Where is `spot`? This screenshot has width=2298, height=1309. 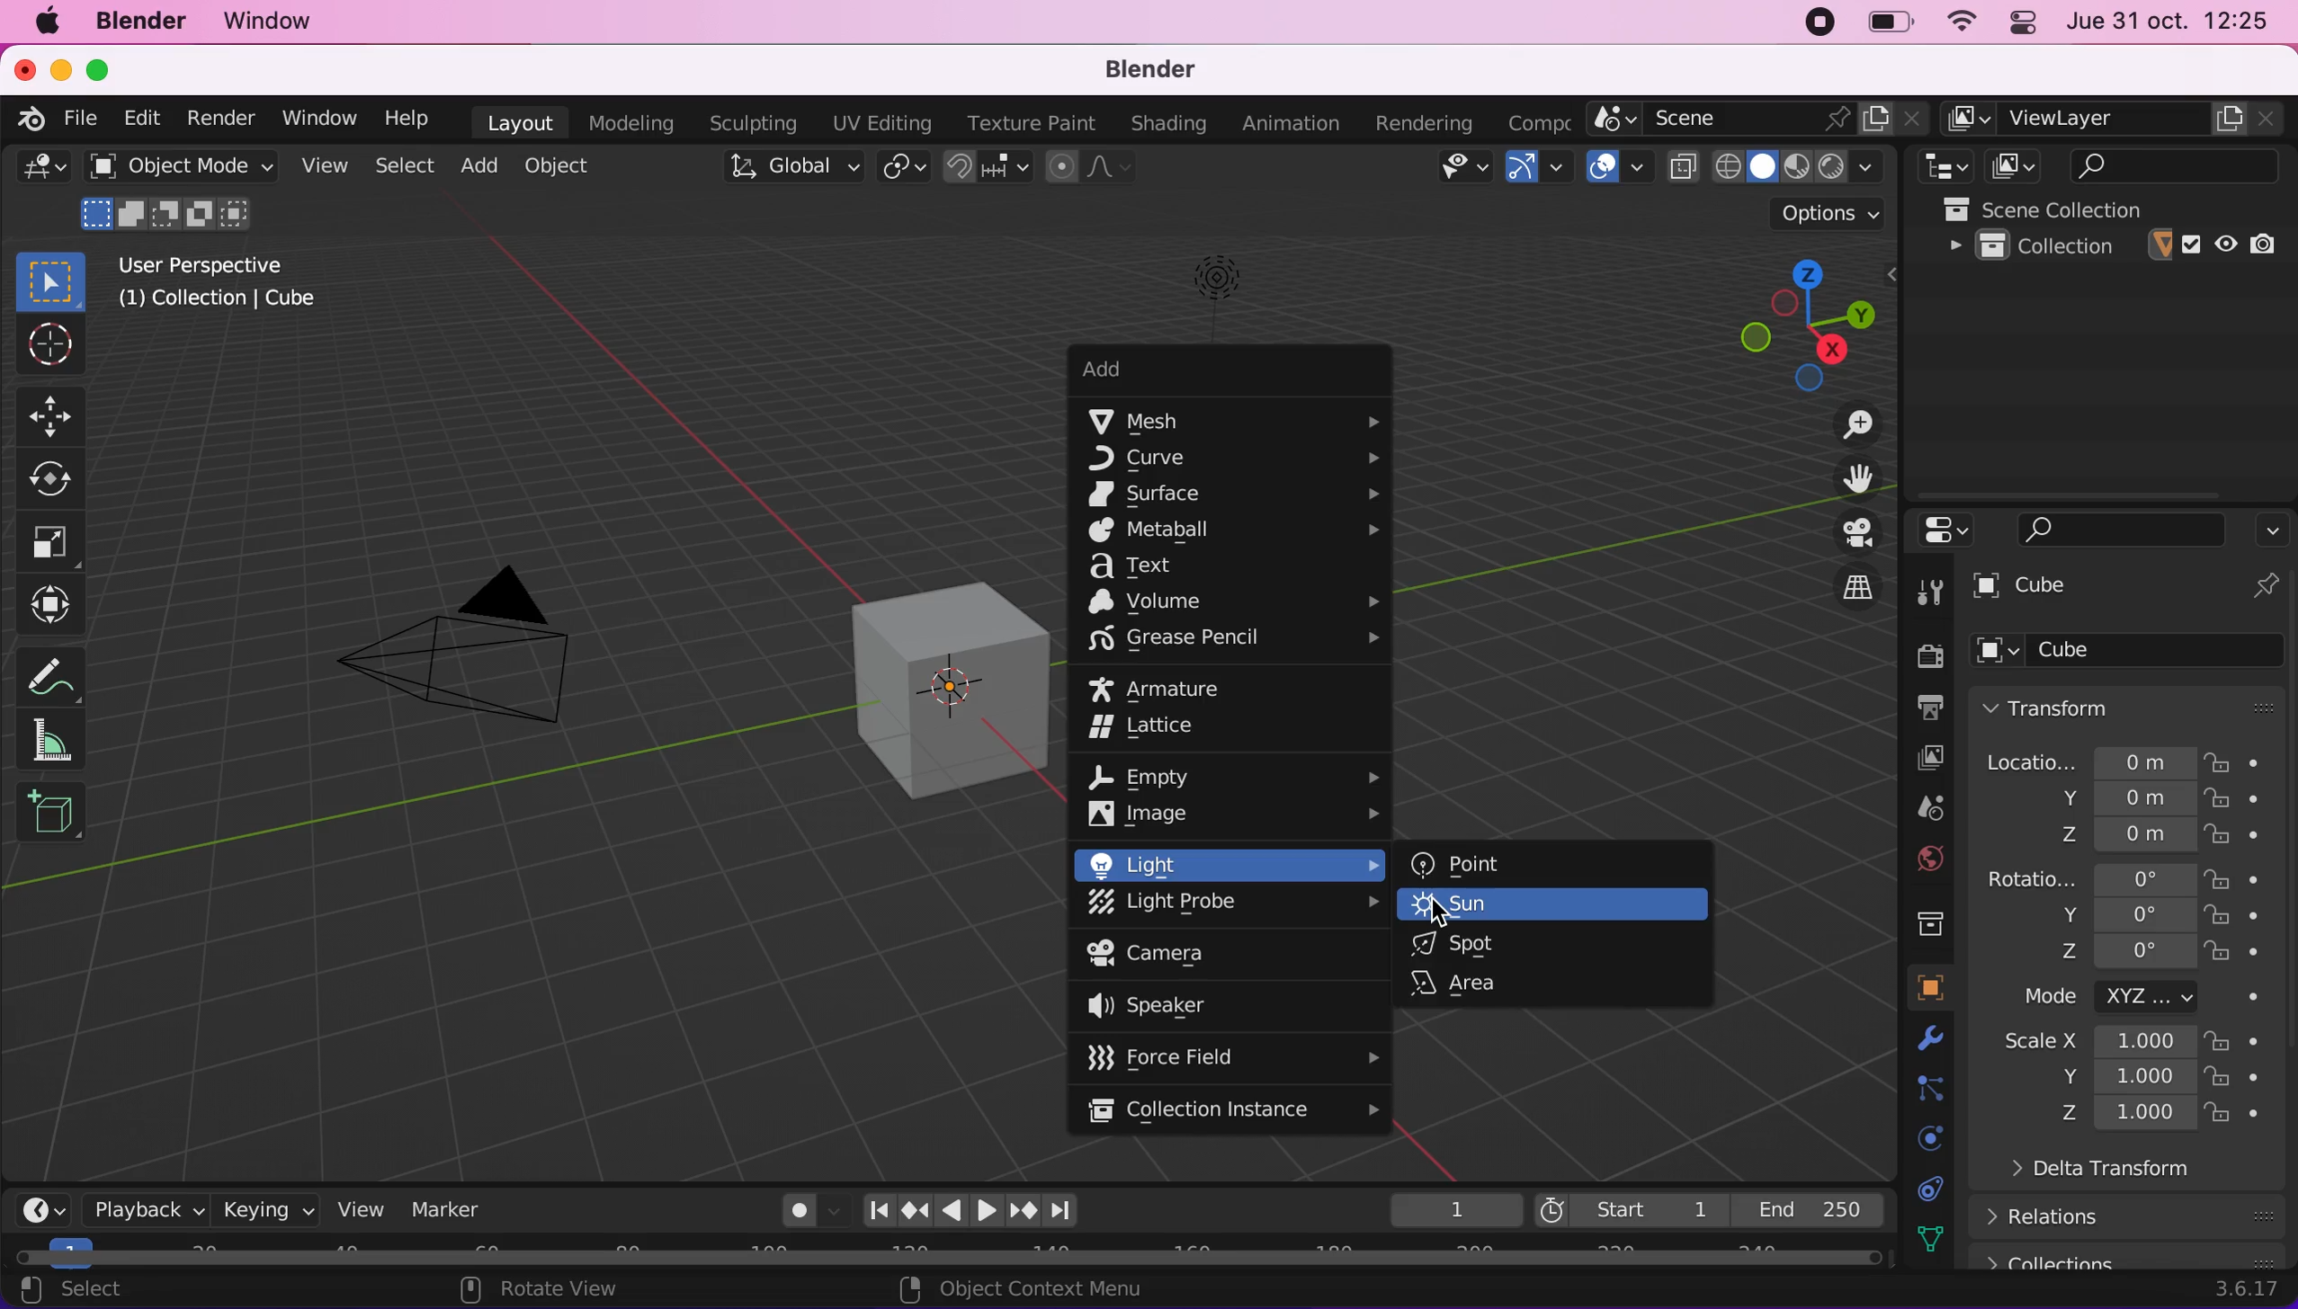
spot is located at coordinates (1465, 944).